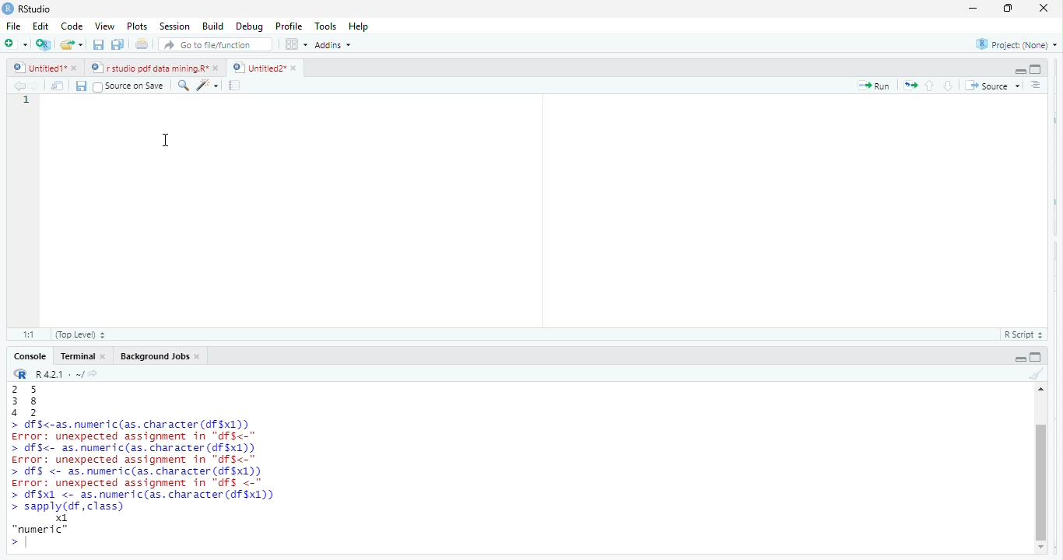 Image resolution: width=1063 pixels, height=560 pixels. I want to click on r studio, so click(36, 9).